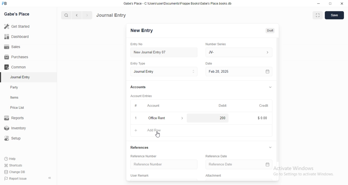 This screenshot has width=348, height=185. What do you see at coordinates (15, 119) in the screenshot?
I see `Reports.` at bounding box center [15, 119].